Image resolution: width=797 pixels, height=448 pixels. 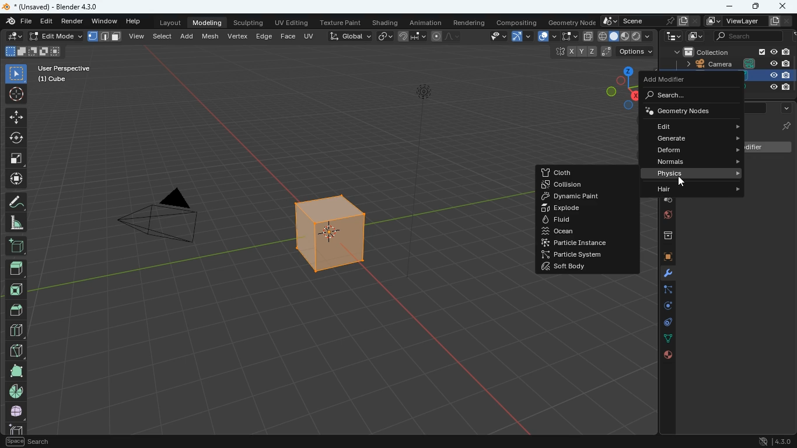 I want to click on hair, so click(x=701, y=191).